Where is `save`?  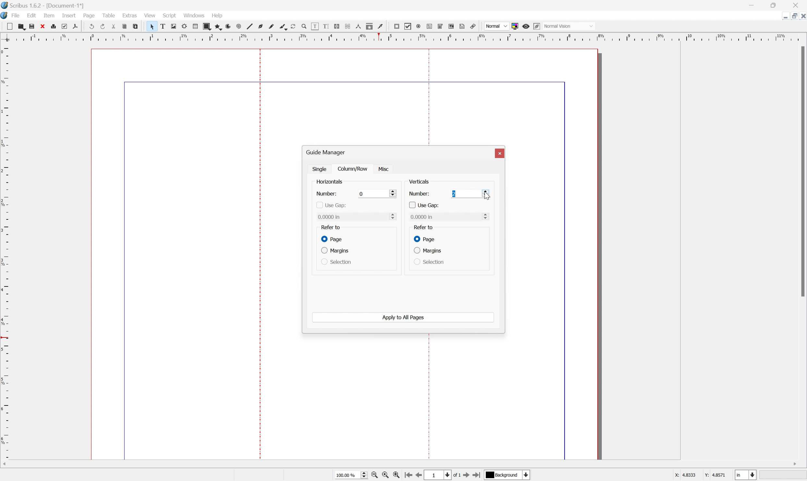
save is located at coordinates (33, 27).